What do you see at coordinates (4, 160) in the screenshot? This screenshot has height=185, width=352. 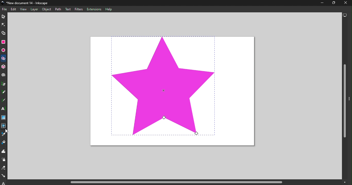 I see `Spray tool` at bounding box center [4, 160].